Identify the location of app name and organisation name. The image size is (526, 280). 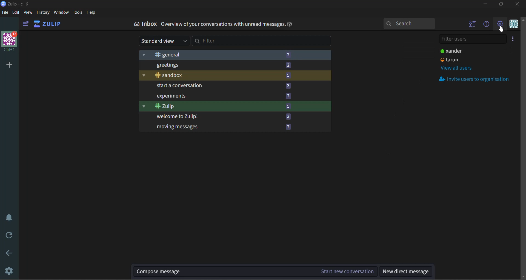
(16, 4).